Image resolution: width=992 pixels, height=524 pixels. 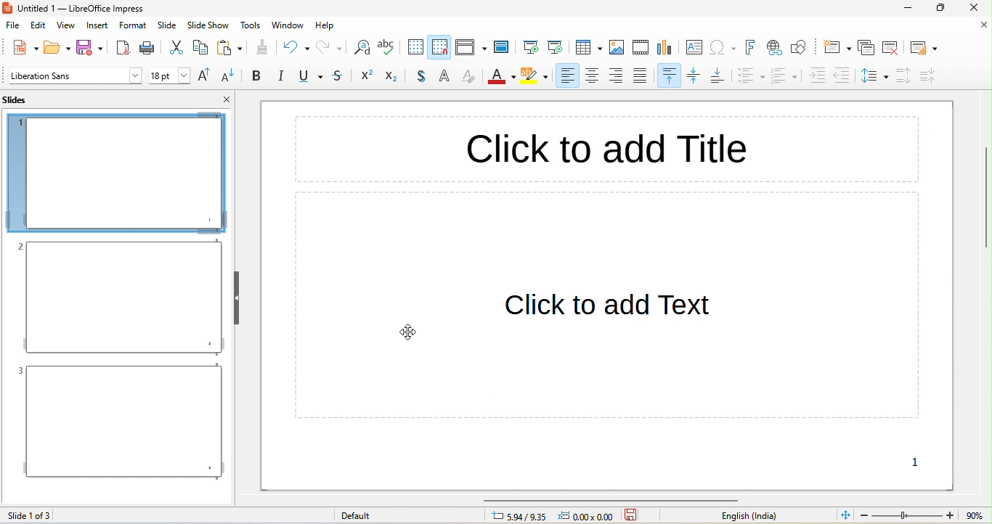 What do you see at coordinates (262, 47) in the screenshot?
I see `clone formatting` at bounding box center [262, 47].